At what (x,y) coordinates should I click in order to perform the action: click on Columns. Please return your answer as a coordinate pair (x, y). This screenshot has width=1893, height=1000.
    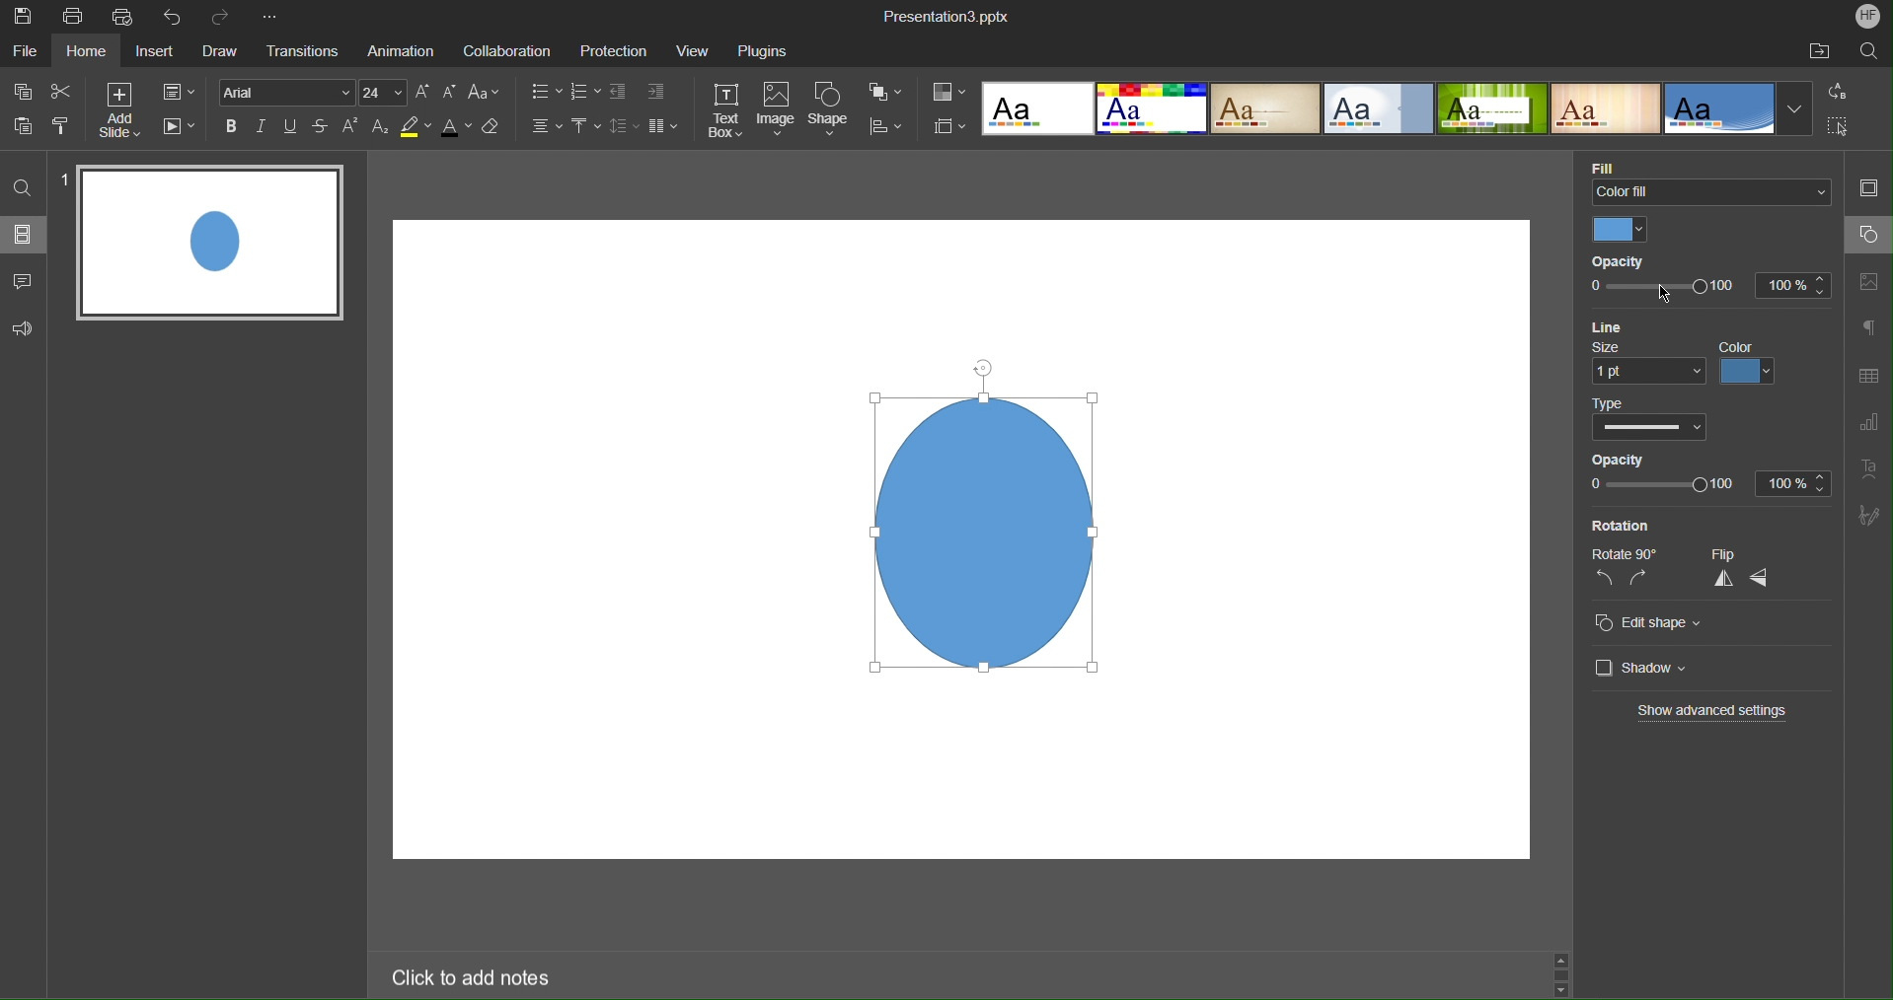
    Looking at the image, I should click on (665, 127).